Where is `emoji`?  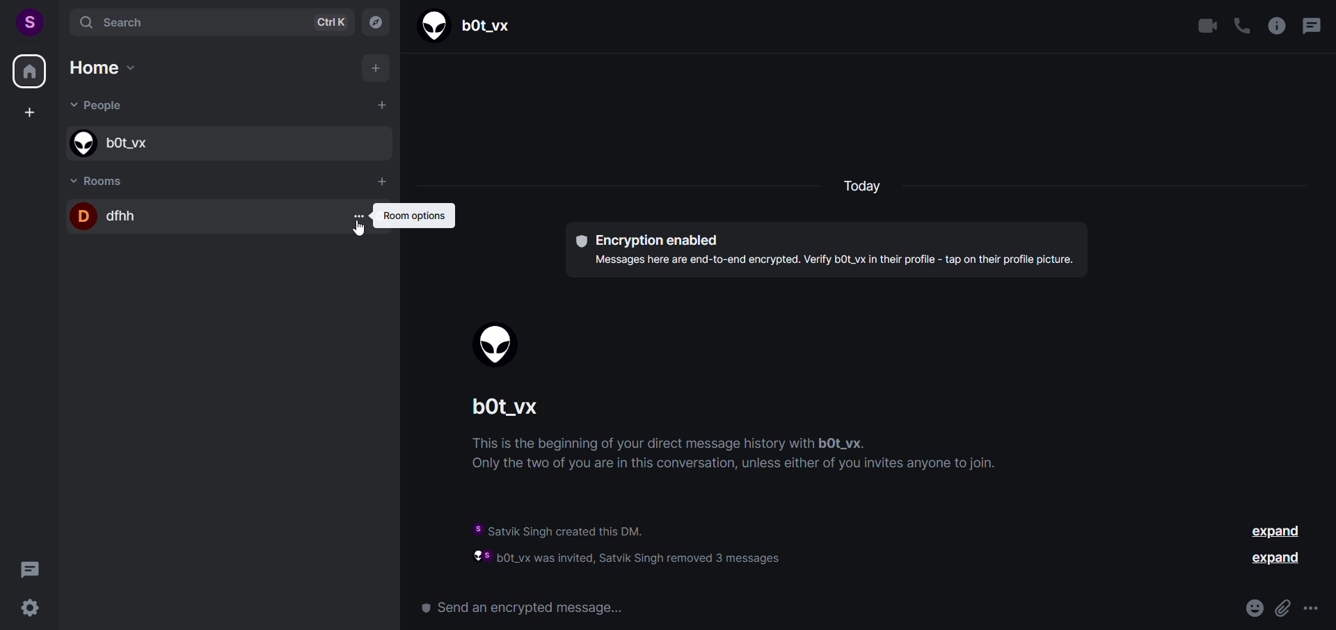 emoji is located at coordinates (1250, 608).